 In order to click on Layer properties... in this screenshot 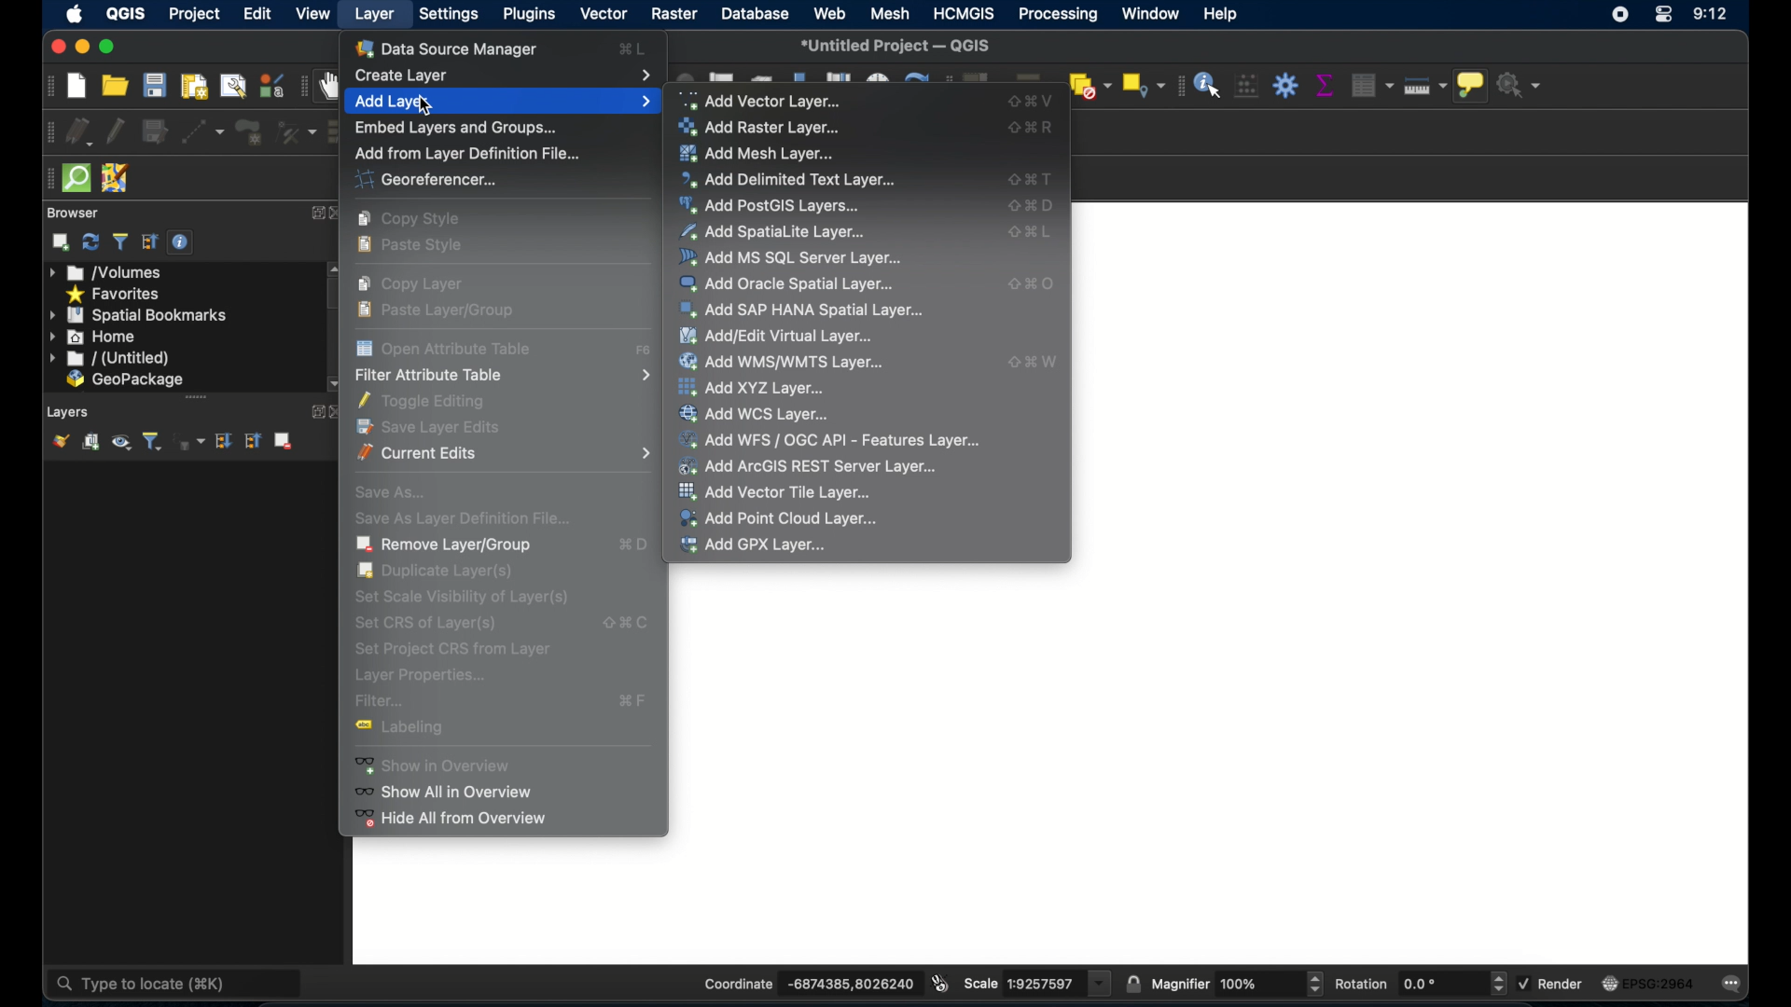, I will do `click(427, 679)`.